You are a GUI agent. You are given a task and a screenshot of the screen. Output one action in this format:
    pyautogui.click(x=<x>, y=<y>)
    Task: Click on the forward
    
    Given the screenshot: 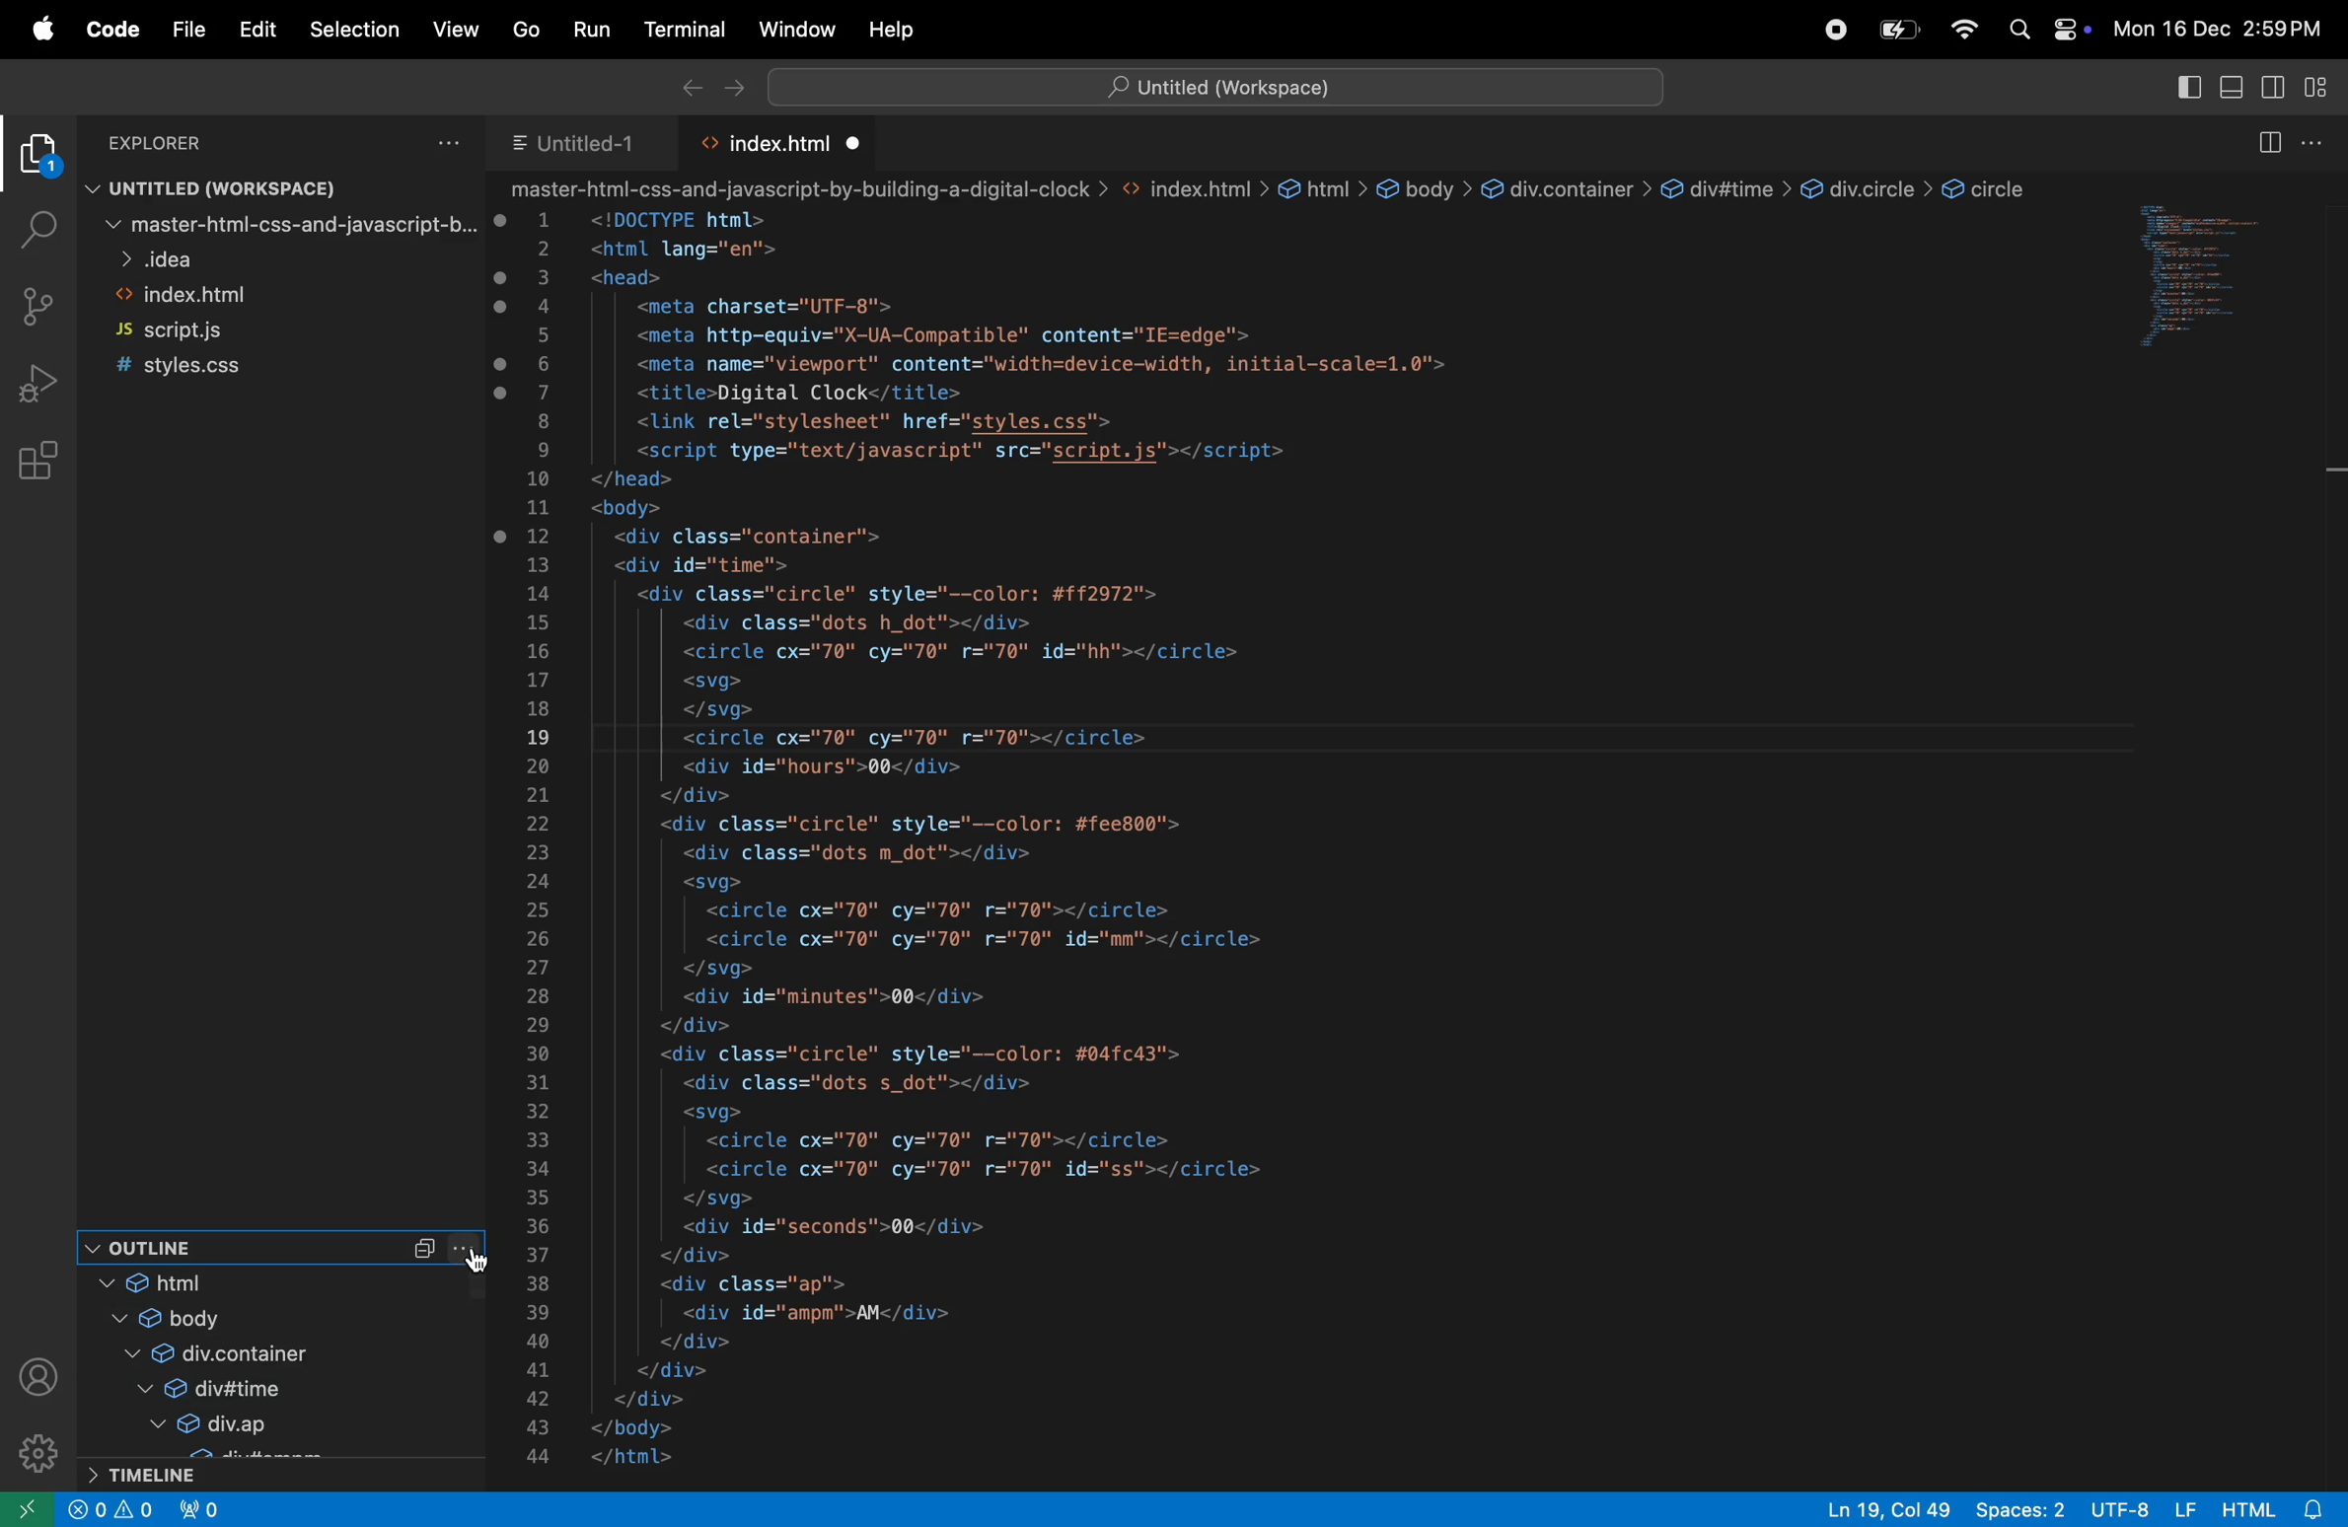 What is the action you would take?
    pyautogui.click(x=731, y=86)
    